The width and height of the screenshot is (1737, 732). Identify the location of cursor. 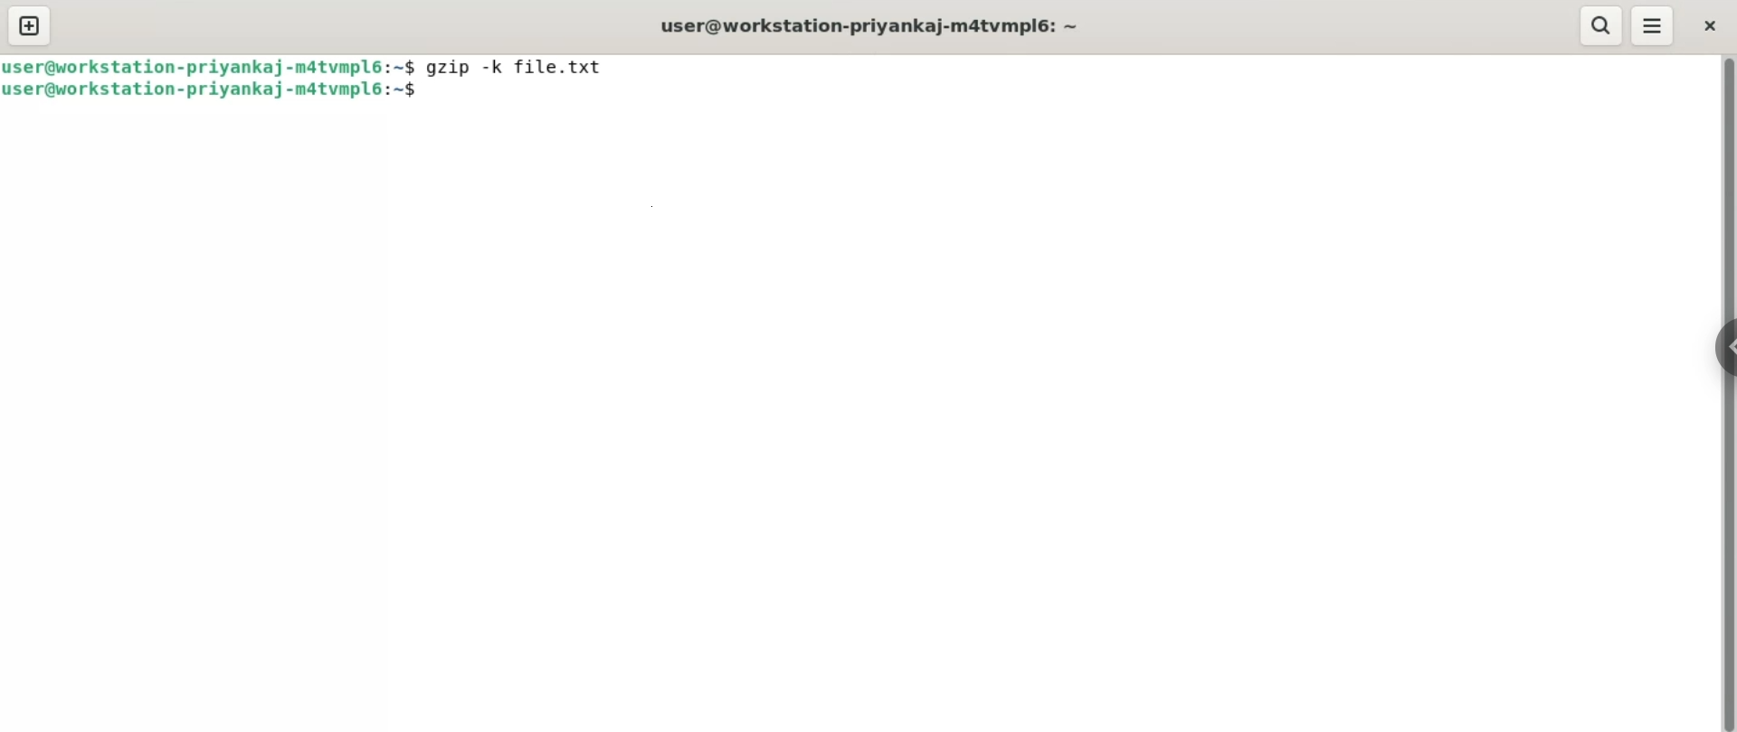
(423, 99).